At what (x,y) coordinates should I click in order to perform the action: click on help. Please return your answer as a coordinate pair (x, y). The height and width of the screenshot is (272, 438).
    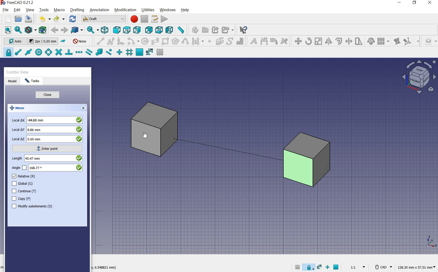
    Looking at the image, I should click on (185, 10).